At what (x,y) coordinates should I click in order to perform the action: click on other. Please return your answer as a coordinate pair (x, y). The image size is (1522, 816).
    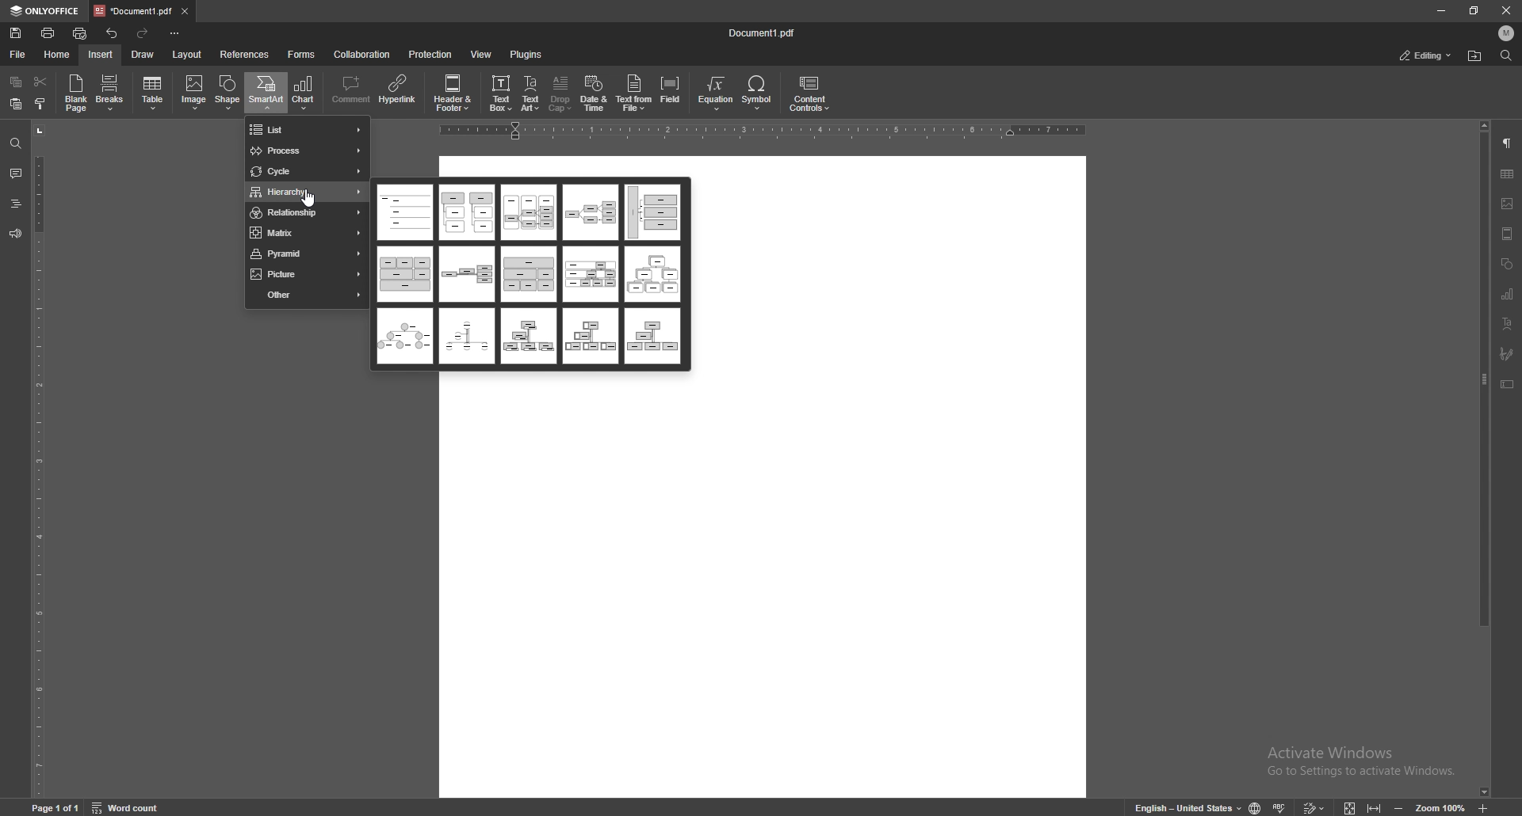
    Looking at the image, I should click on (307, 294).